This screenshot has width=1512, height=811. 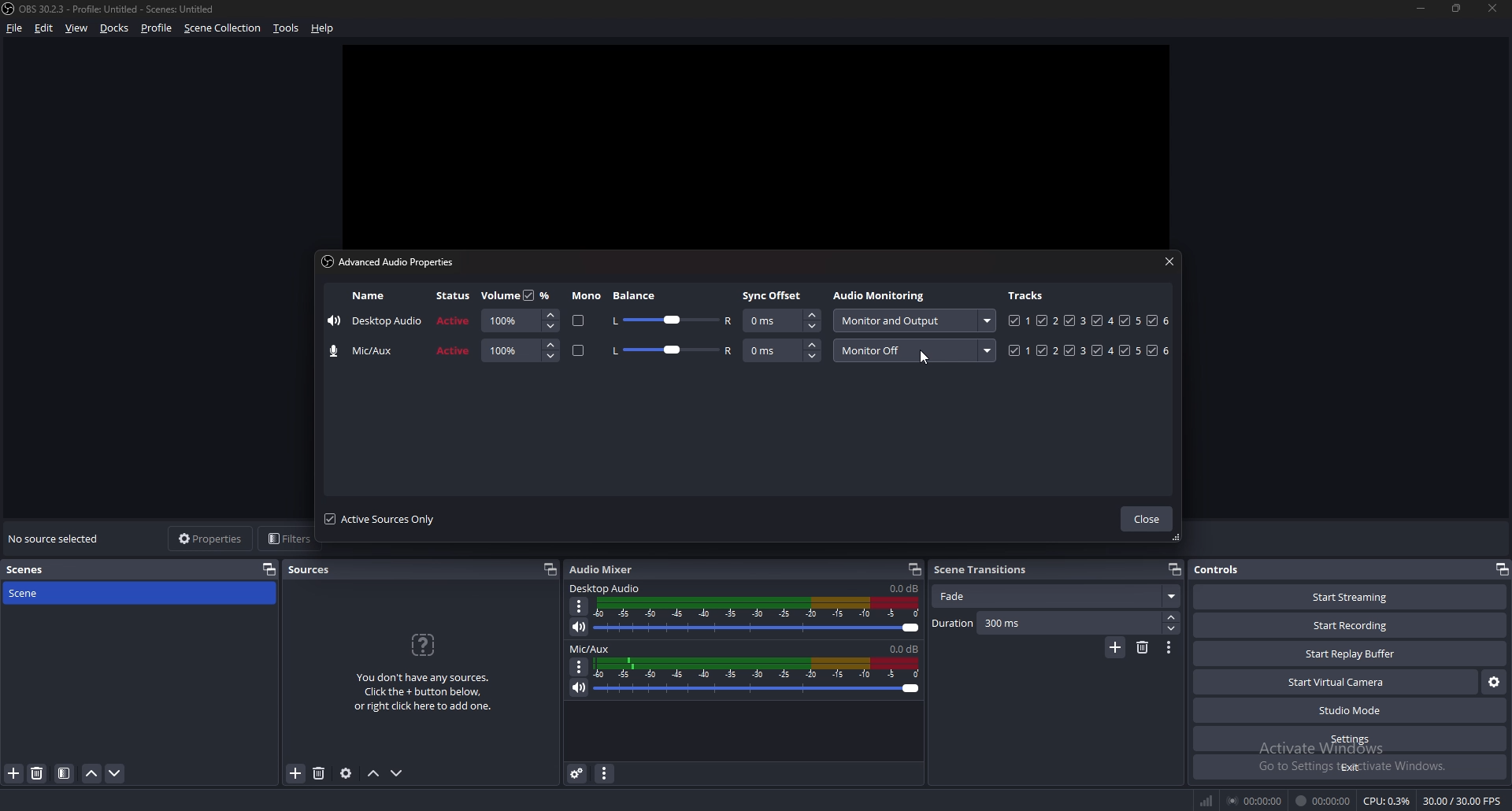 I want to click on move source up, so click(x=376, y=773).